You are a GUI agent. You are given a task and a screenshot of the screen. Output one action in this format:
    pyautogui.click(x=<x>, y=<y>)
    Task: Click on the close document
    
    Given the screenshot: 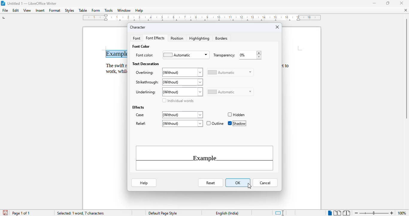 What is the action you would take?
    pyautogui.click(x=406, y=10)
    